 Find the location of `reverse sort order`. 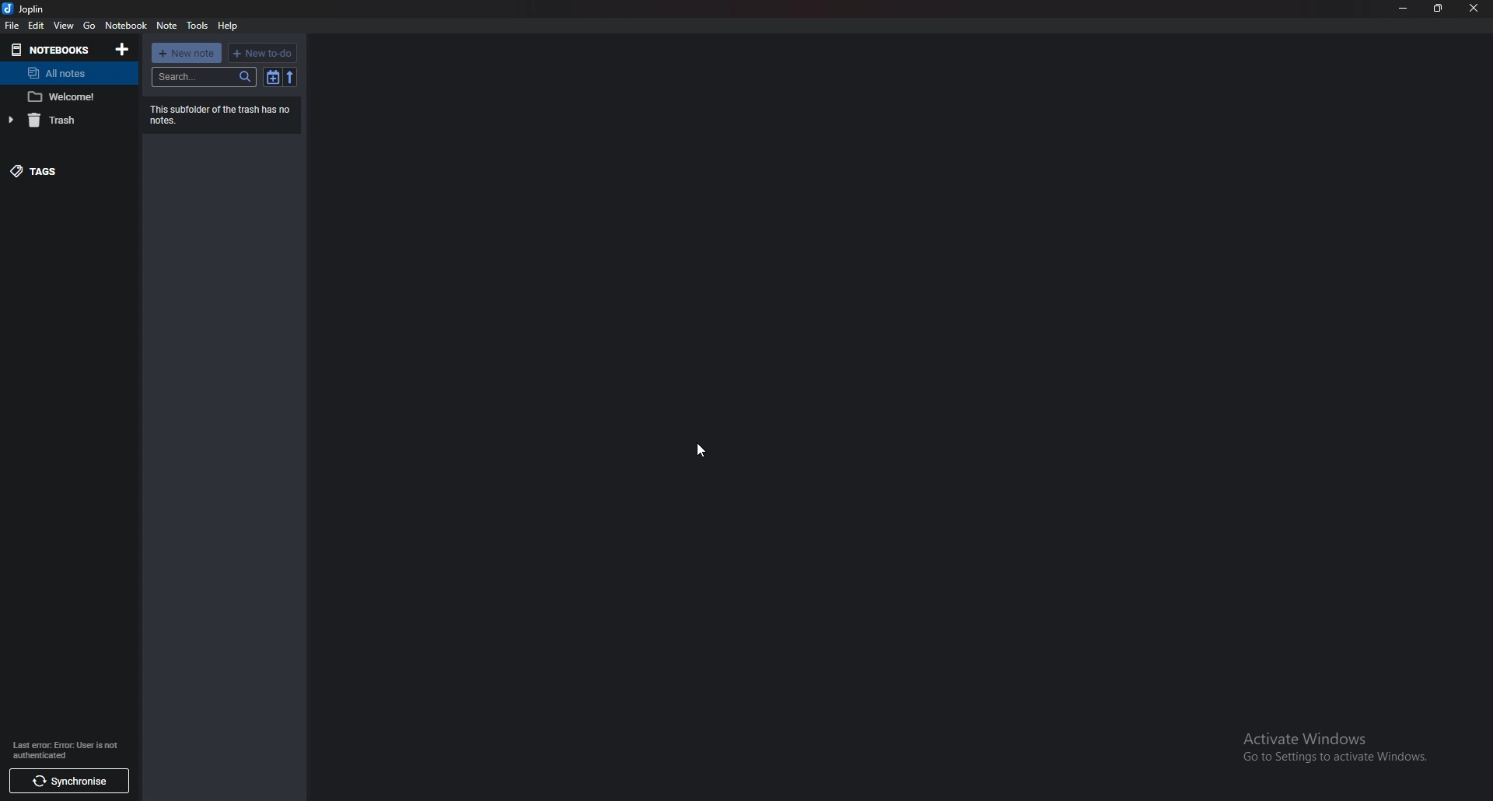

reverse sort order is located at coordinates (290, 76).